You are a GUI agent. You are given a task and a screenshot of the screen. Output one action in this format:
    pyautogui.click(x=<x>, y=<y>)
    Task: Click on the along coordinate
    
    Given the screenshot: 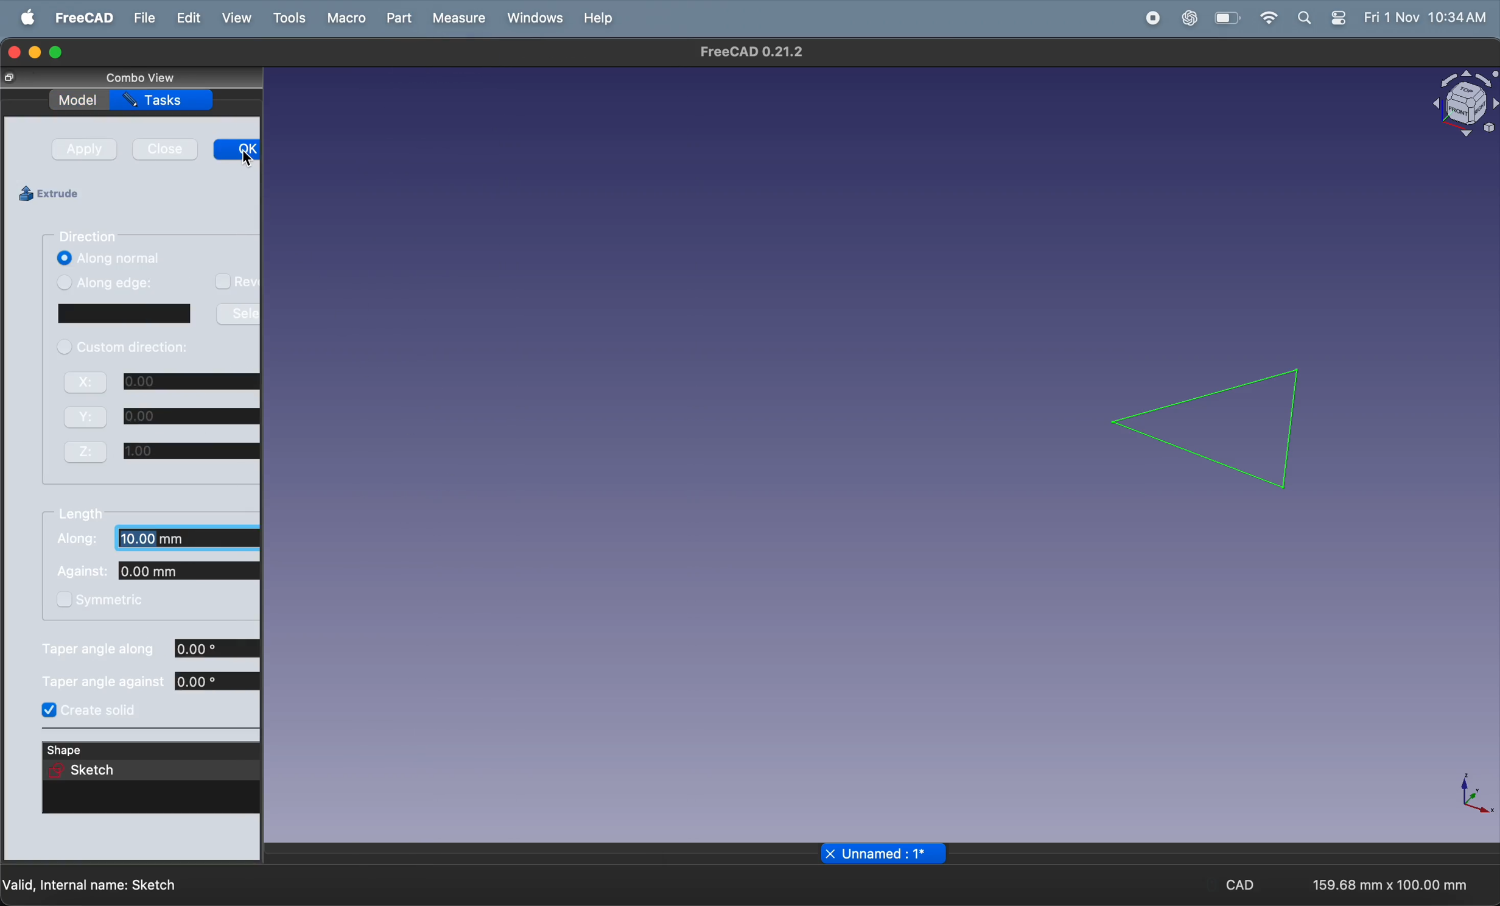 What is the action you would take?
    pyautogui.click(x=189, y=538)
    